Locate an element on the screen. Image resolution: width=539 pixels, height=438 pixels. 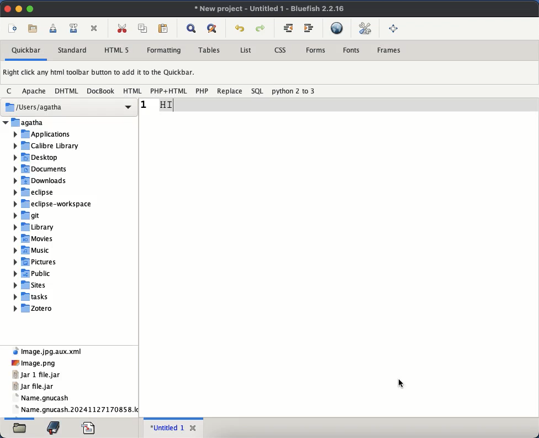
copy is located at coordinates (142, 28).